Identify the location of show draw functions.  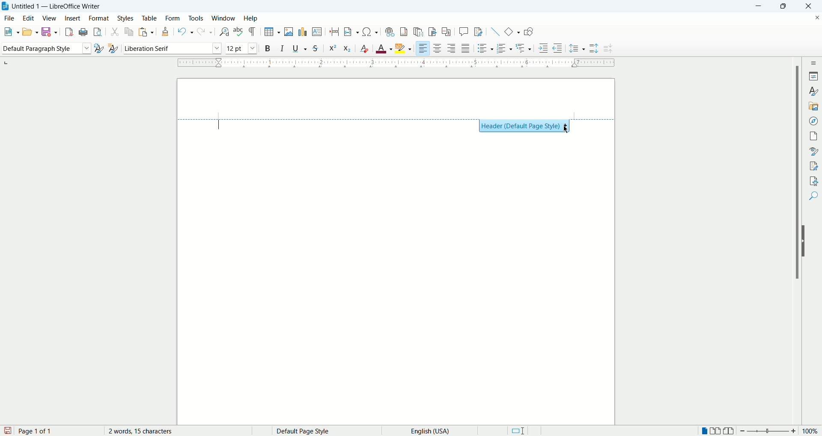
(528, 32).